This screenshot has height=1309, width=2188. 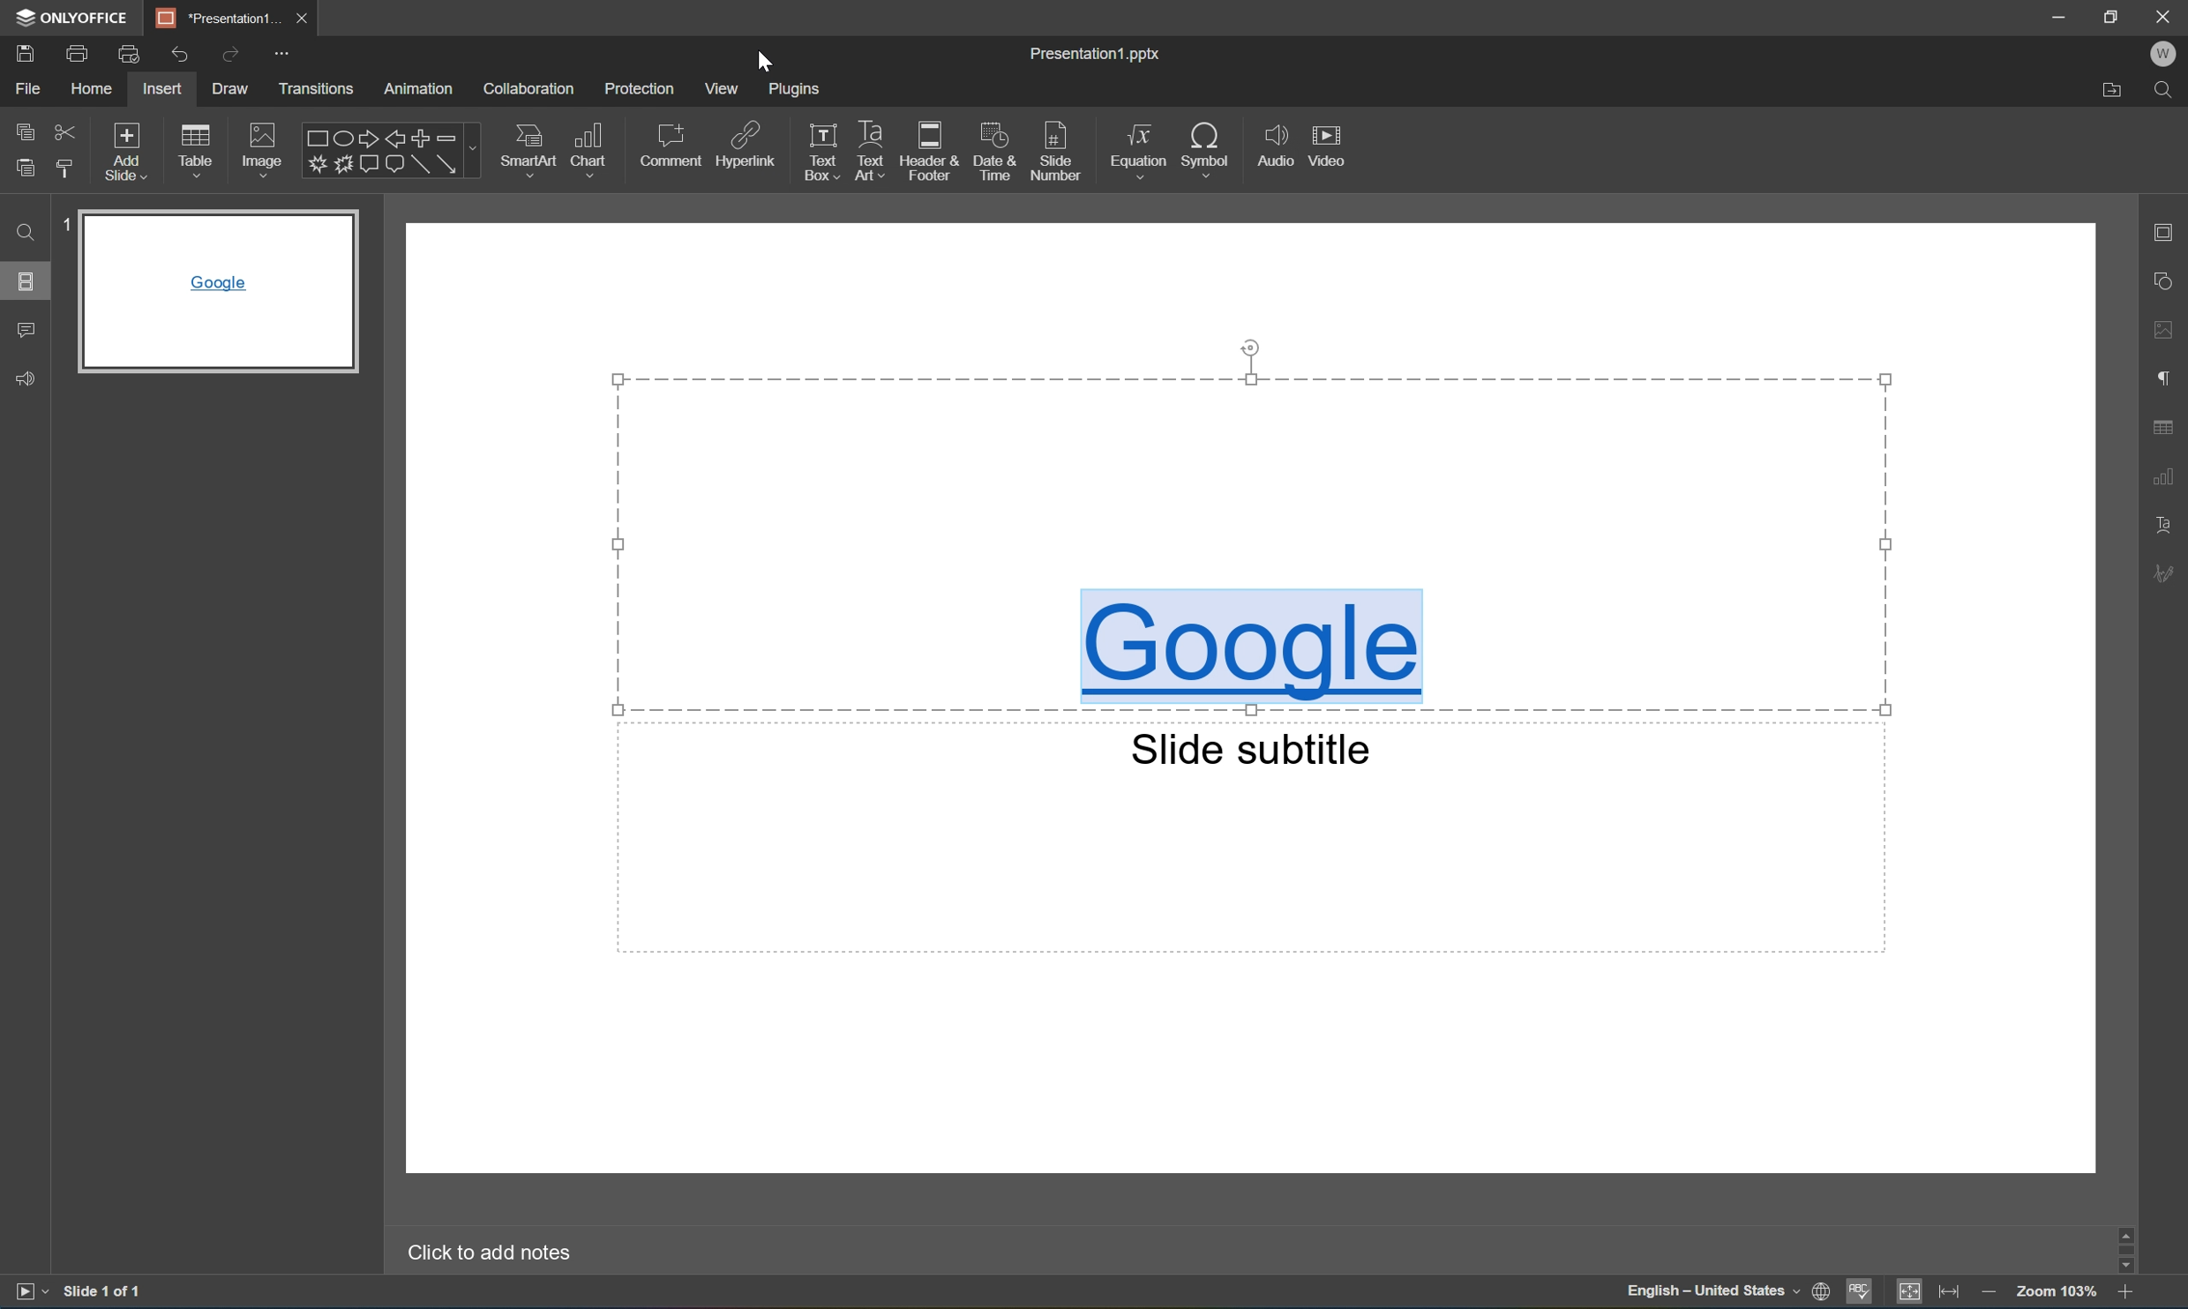 I want to click on Insert, so click(x=166, y=87).